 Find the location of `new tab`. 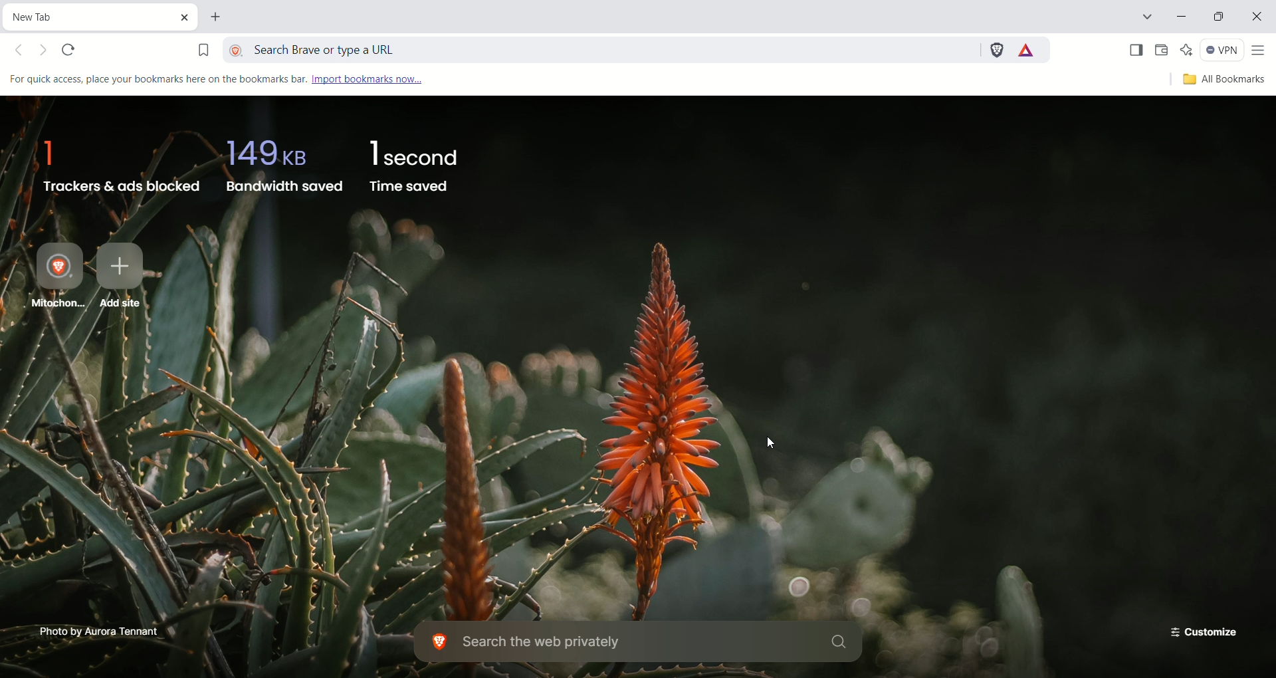

new tab is located at coordinates (218, 19).